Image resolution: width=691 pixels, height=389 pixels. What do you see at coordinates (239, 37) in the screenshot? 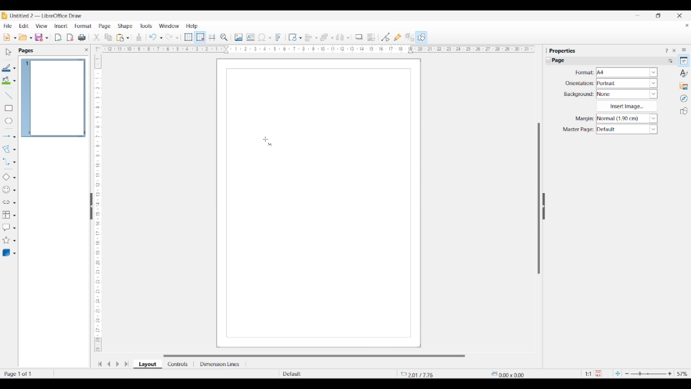
I see `Insert image` at bounding box center [239, 37].